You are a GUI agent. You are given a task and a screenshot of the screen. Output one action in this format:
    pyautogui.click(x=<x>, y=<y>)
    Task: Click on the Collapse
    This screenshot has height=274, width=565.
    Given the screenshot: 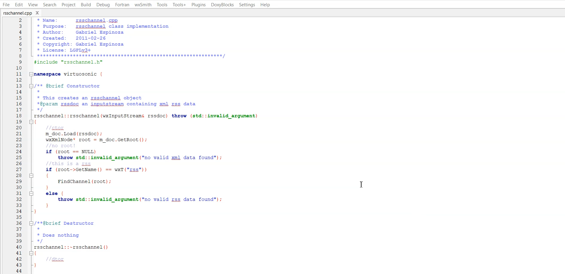 What is the action you would take?
    pyautogui.click(x=32, y=86)
    